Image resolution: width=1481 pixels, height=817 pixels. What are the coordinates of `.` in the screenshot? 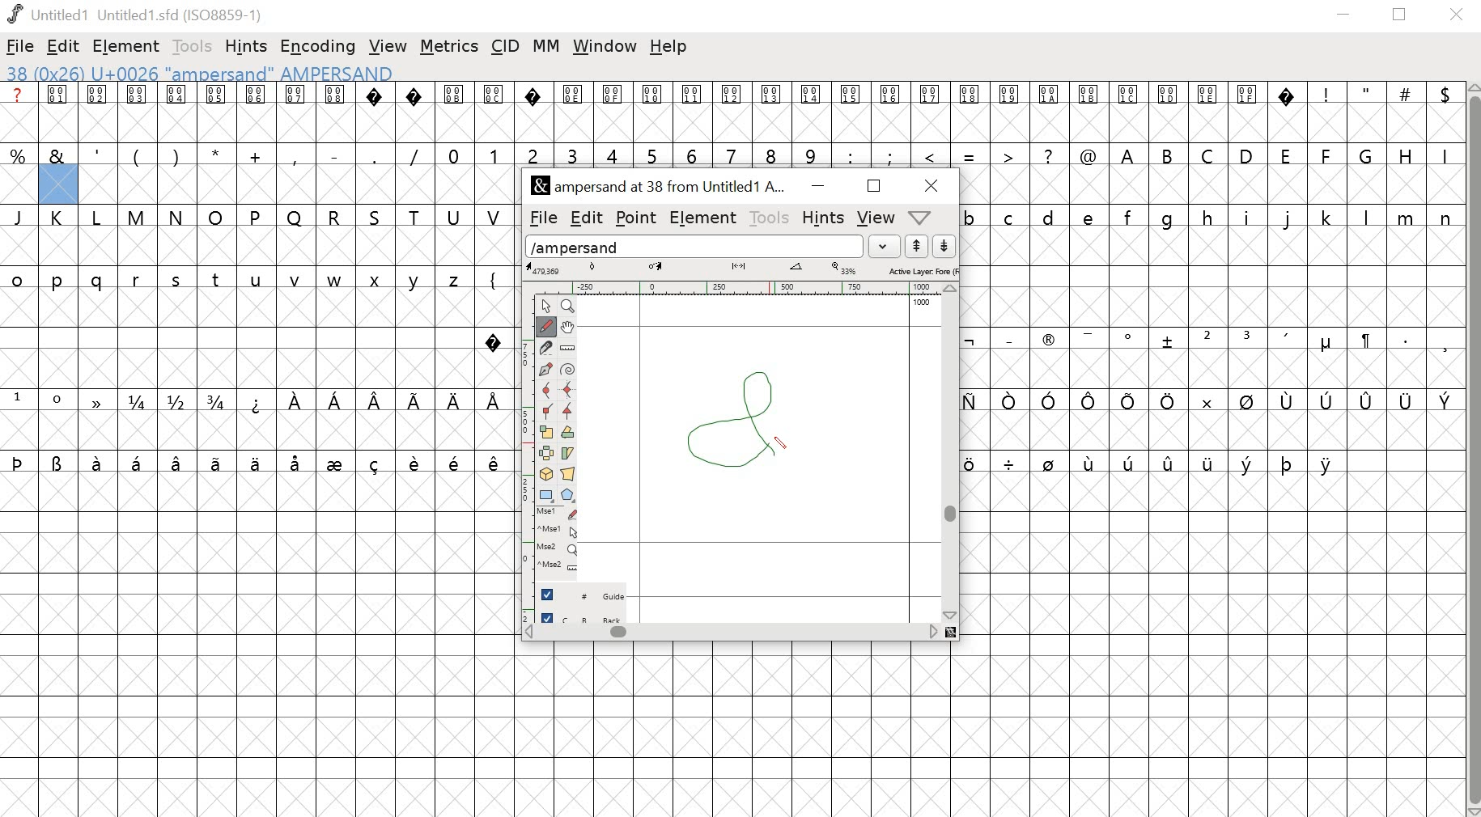 It's located at (373, 155).